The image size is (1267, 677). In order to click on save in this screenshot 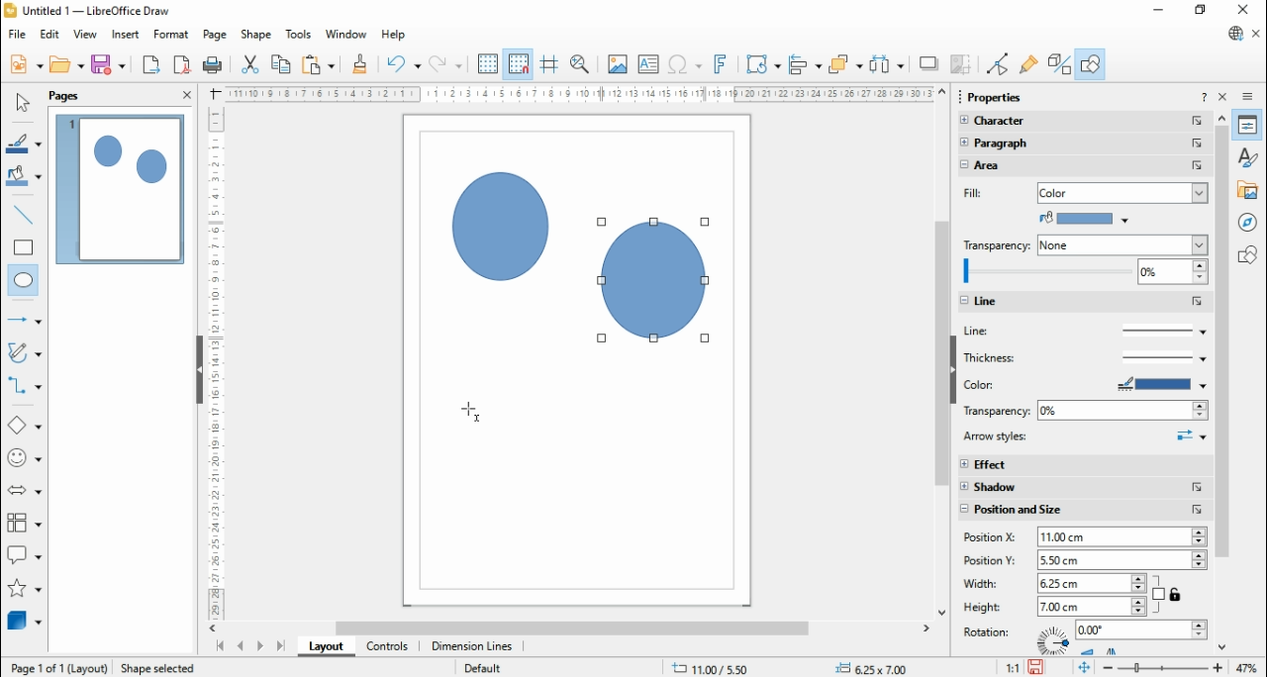, I will do `click(1038, 667)`.